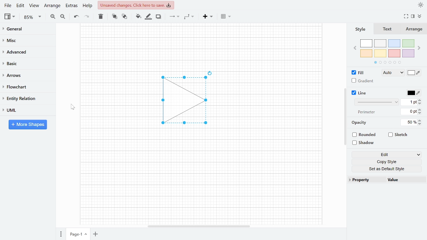  What do you see at coordinates (158, 17) in the screenshot?
I see `Shadow` at bounding box center [158, 17].